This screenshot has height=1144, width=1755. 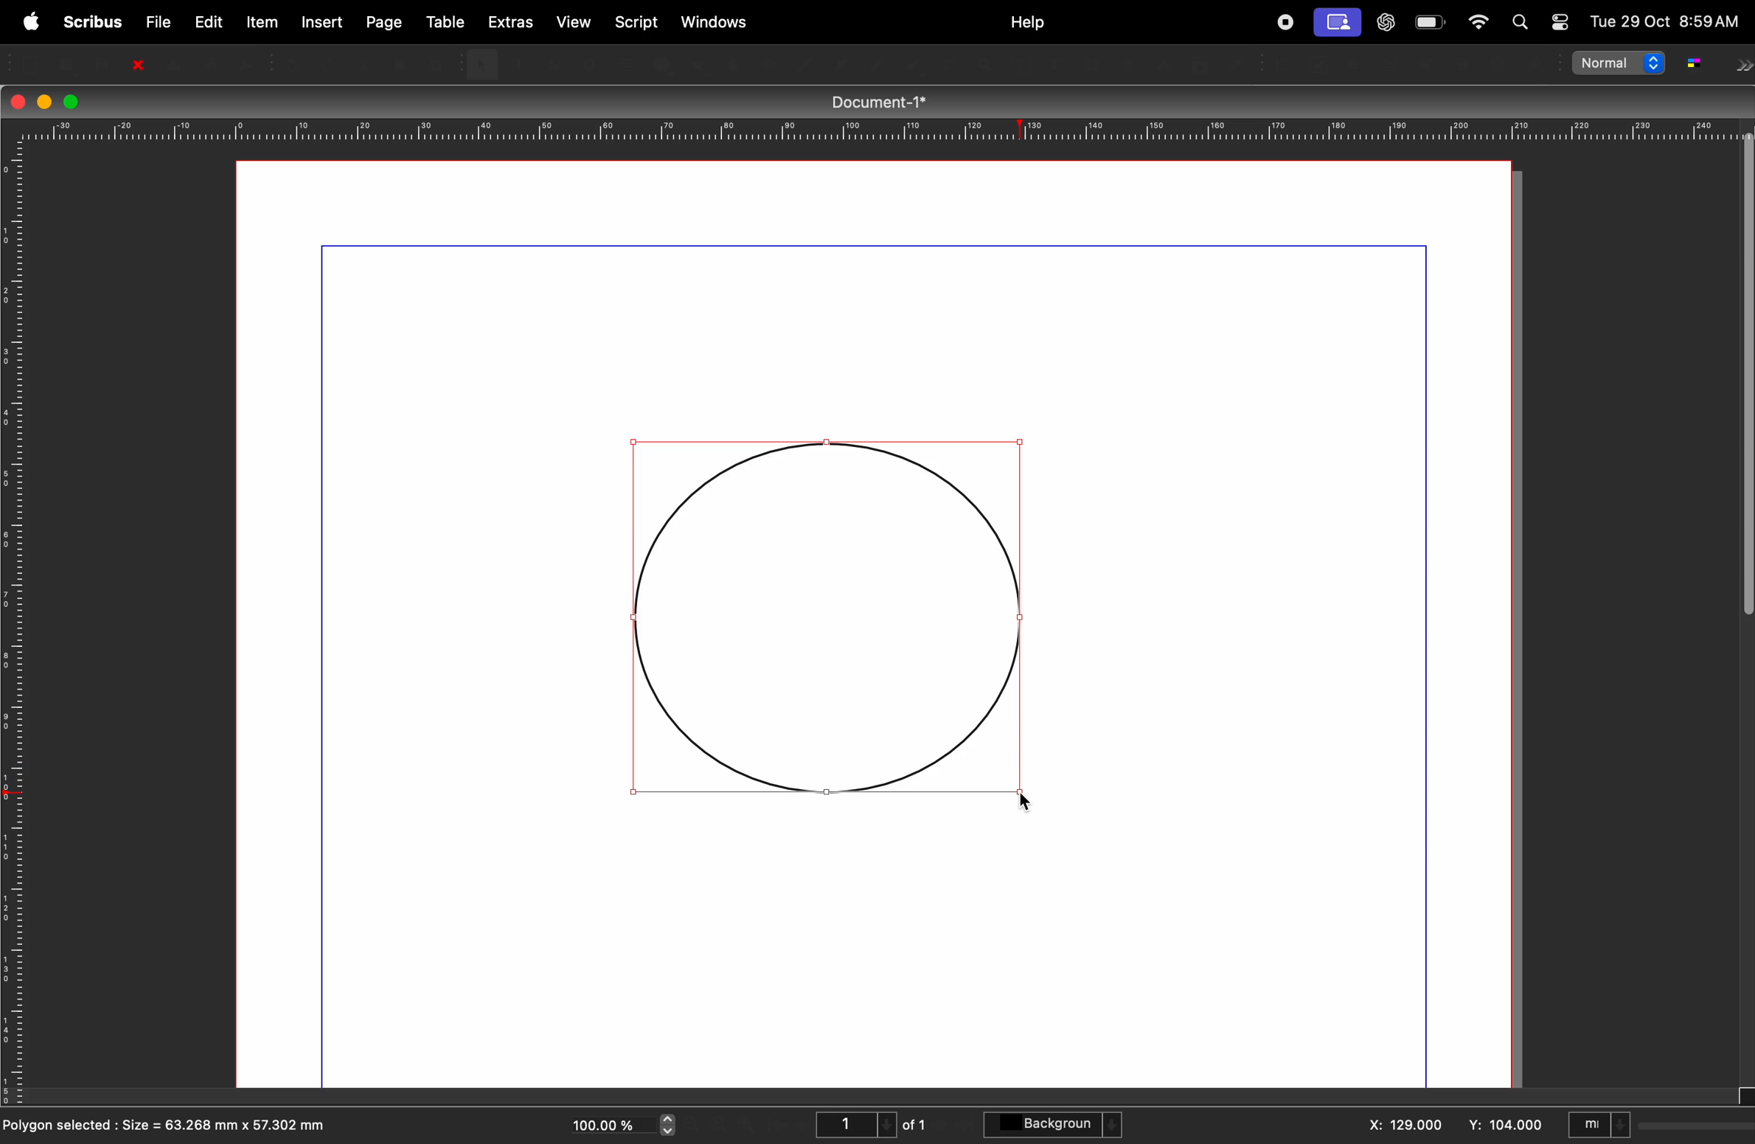 I want to click on edit text with story editor, so click(x=1055, y=64).